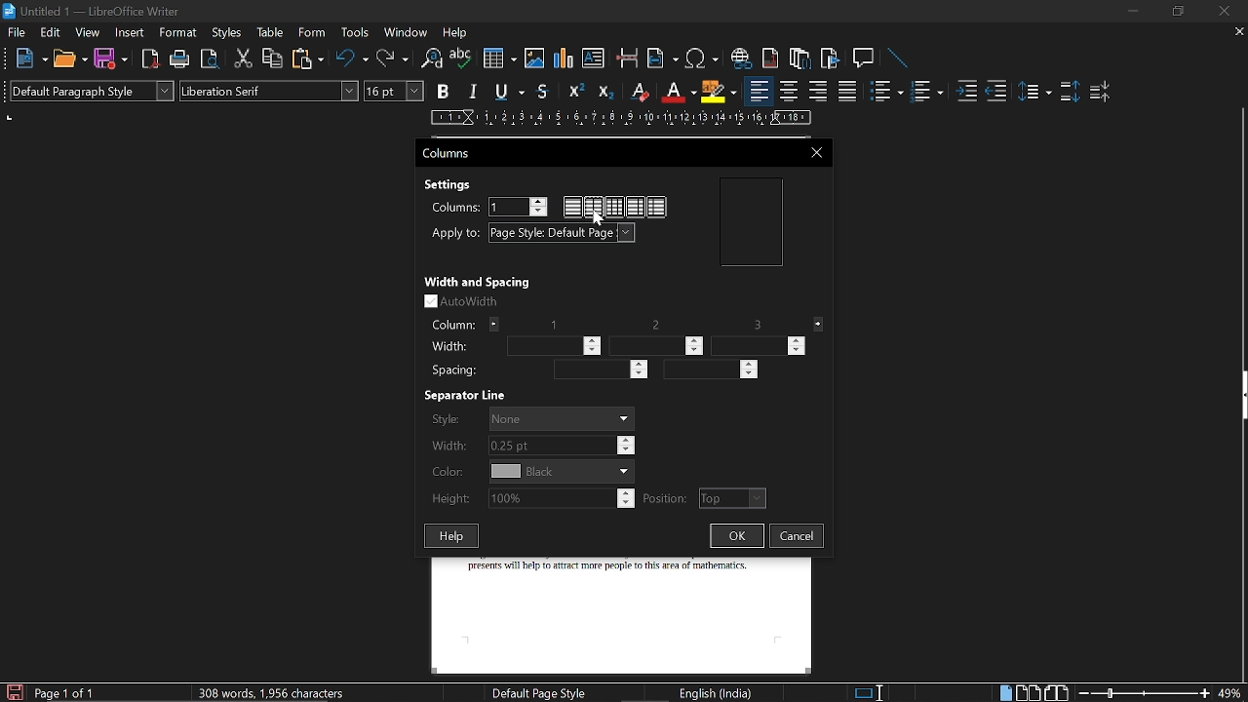 Image resolution: width=1248 pixels, height=702 pixels. What do you see at coordinates (51, 32) in the screenshot?
I see `Edit` at bounding box center [51, 32].